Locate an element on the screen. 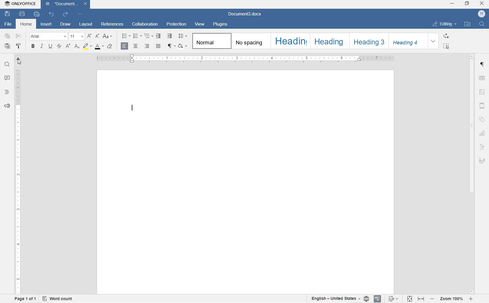  IMAGE is located at coordinates (481, 92).